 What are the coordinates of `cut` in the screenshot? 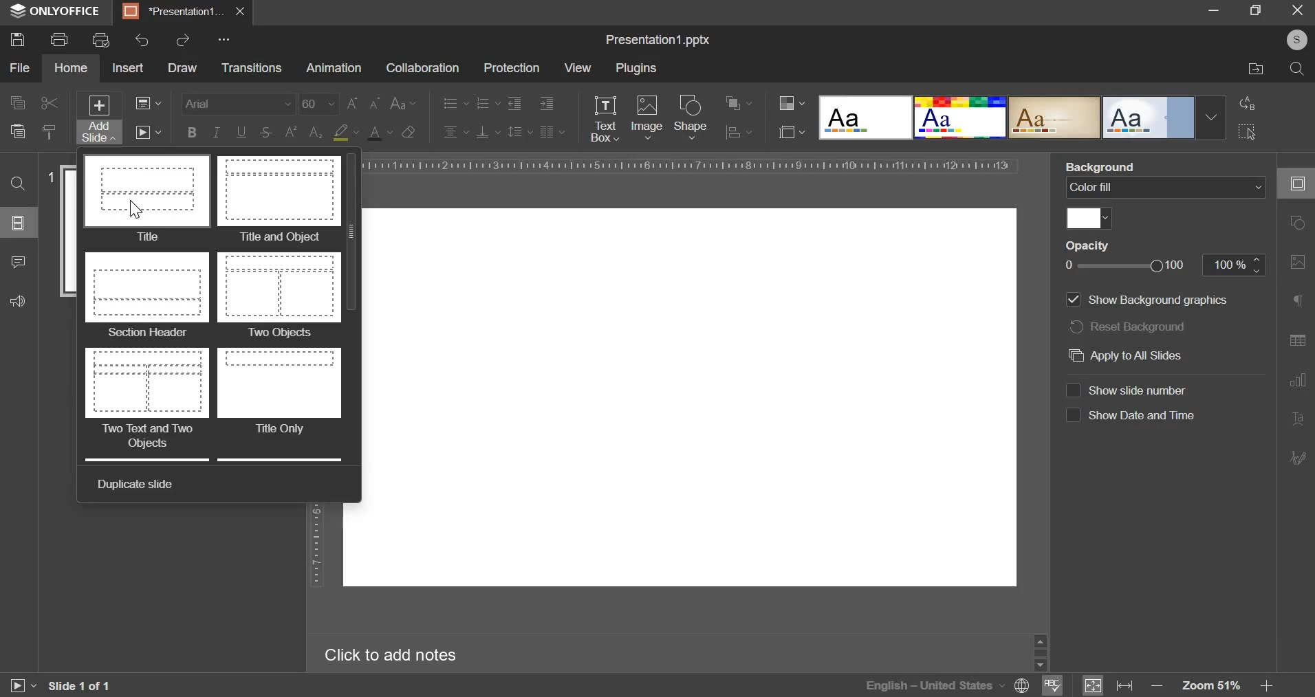 It's located at (50, 103).